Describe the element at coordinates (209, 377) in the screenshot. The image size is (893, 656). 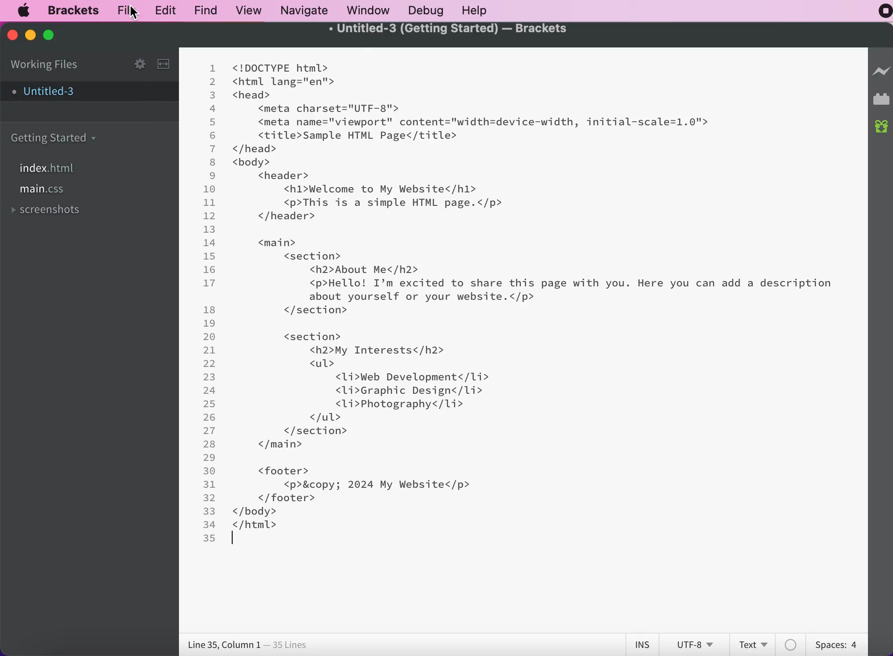
I see `23` at that location.